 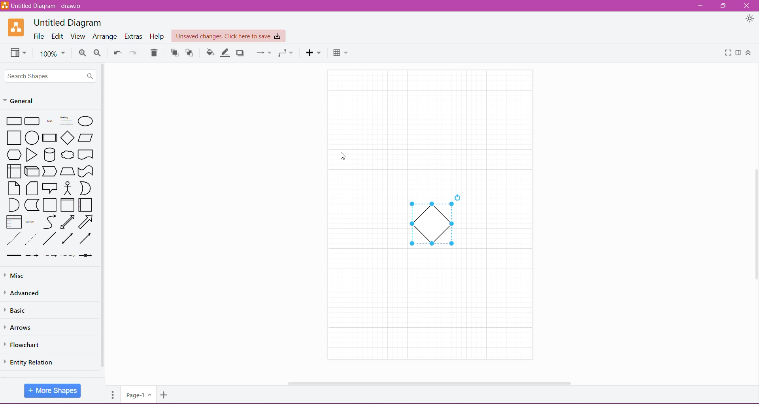 What do you see at coordinates (313, 53) in the screenshot?
I see `Insert ` at bounding box center [313, 53].